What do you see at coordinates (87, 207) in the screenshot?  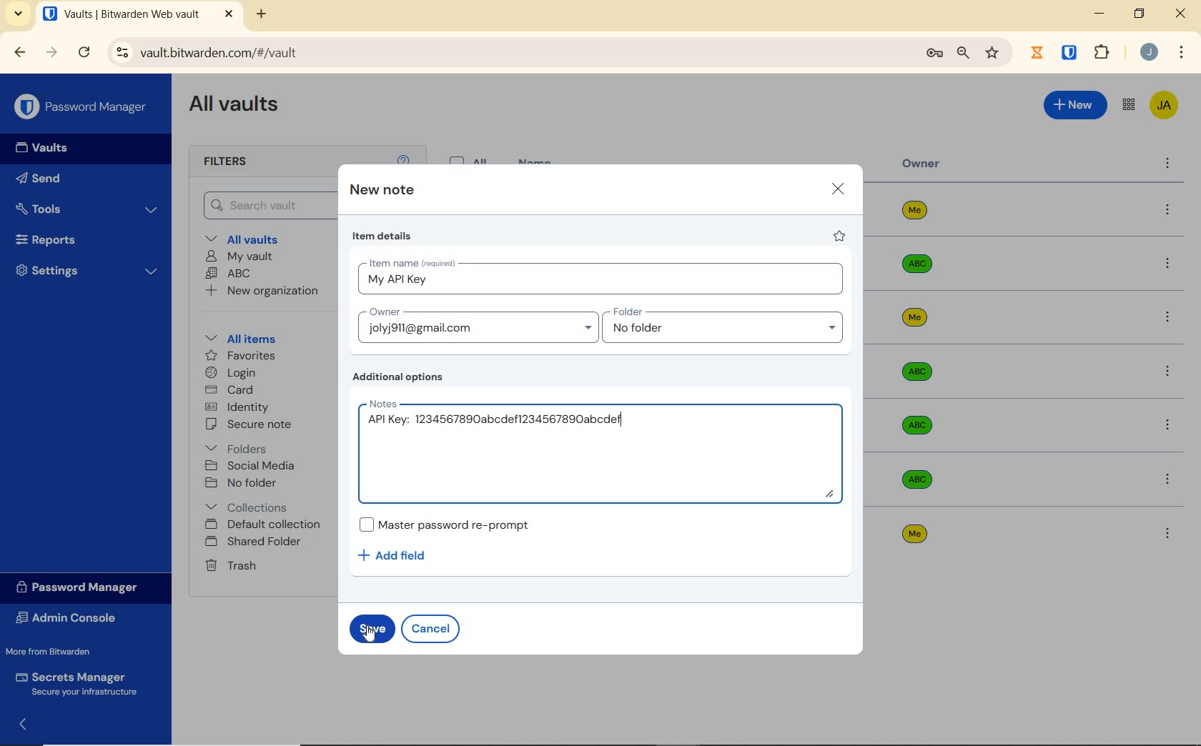 I see `Tools` at bounding box center [87, 207].